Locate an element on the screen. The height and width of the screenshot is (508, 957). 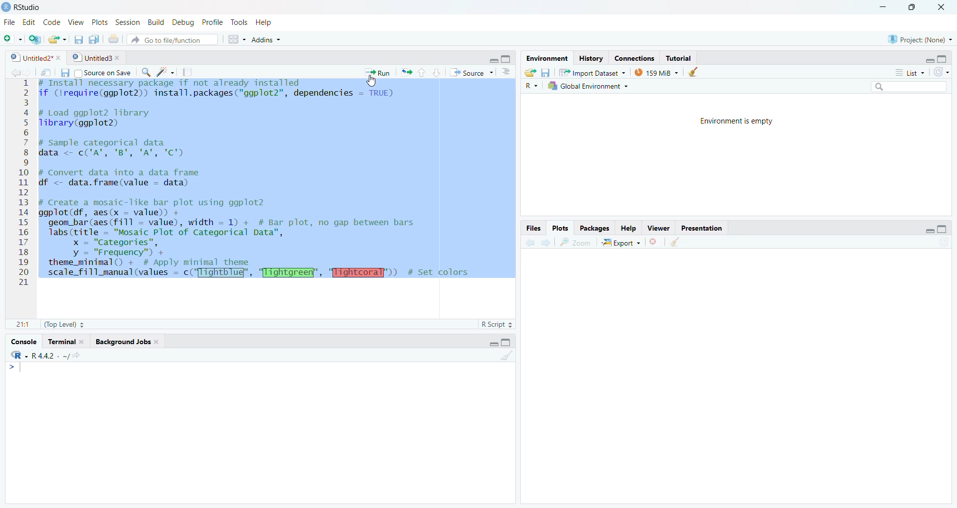
Terminal is located at coordinates (66, 342).